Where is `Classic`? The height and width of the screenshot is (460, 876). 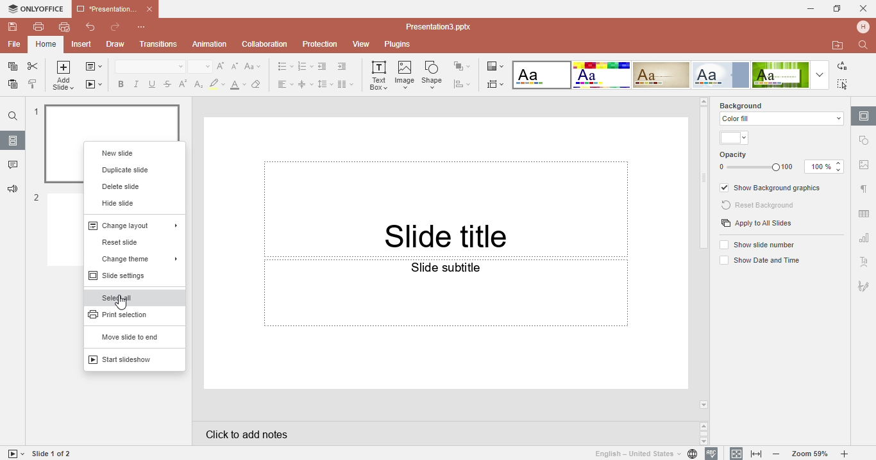 Classic is located at coordinates (662, 75).